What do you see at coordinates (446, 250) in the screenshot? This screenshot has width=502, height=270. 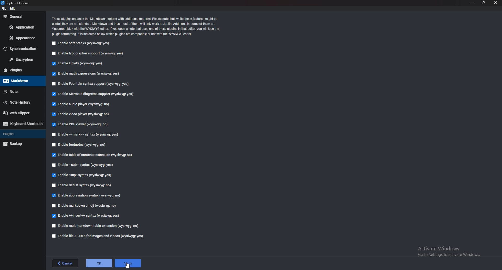 I see `Activate Windows
Go to Settings to activate Windows.` at bounding box center [446, 250].